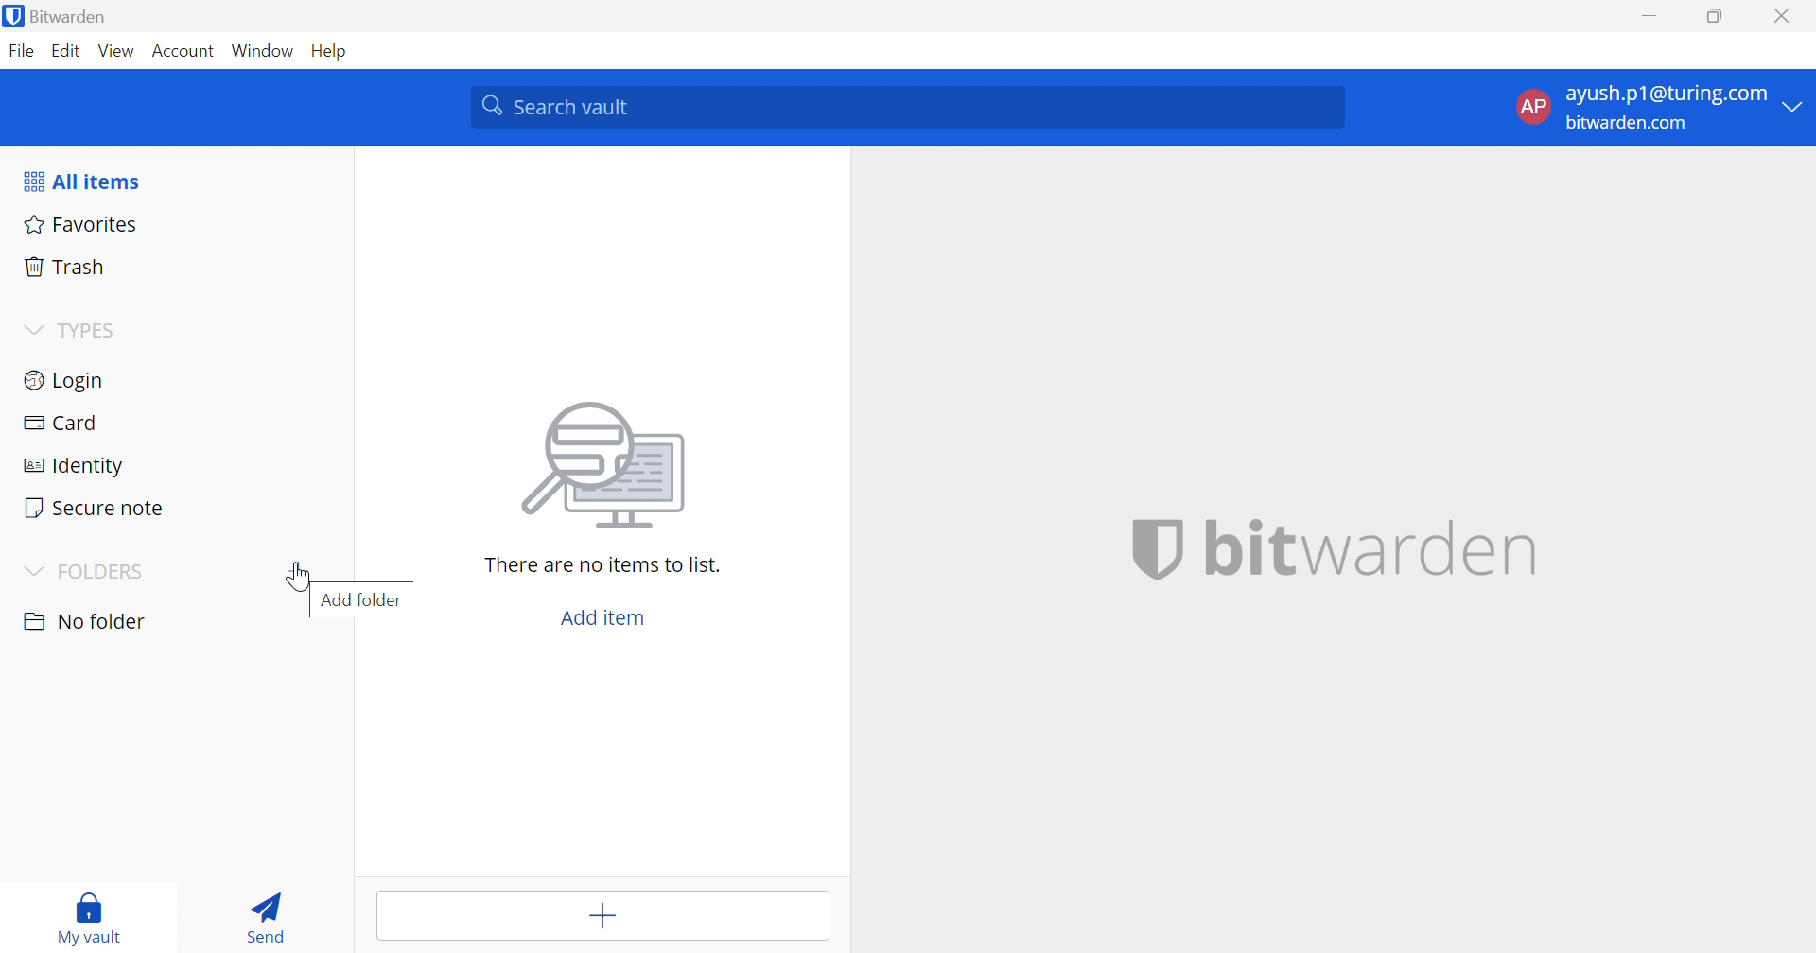  What do you see at coordinates (104, 572) in the screenshot?
I see `FOLDERS` at bounding box center [104, 572].